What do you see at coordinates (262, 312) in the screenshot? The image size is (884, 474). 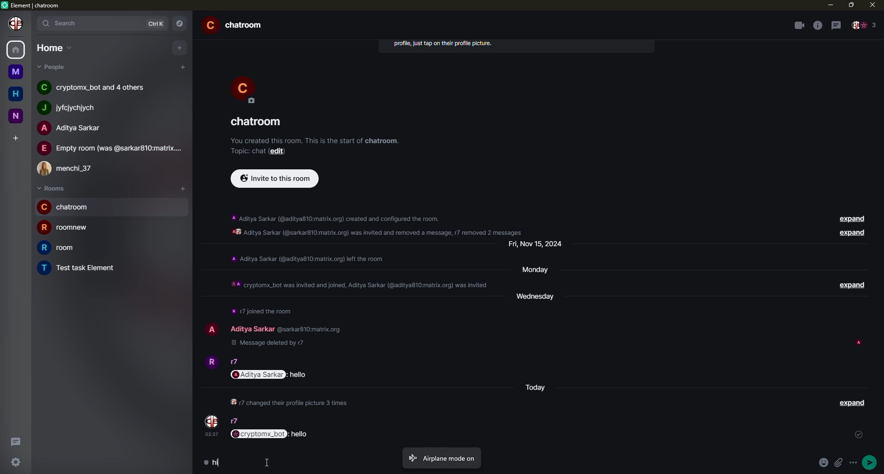 I see `info` at bounding box center [262, 312].